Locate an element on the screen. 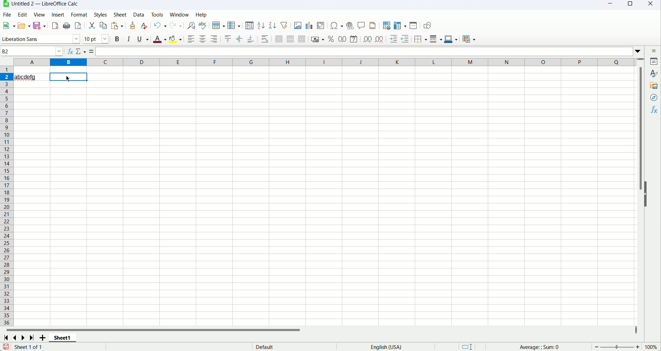 The width and height of the screenshot is (661, 351). vertical scroll bar is located at coordinates (642, 194).